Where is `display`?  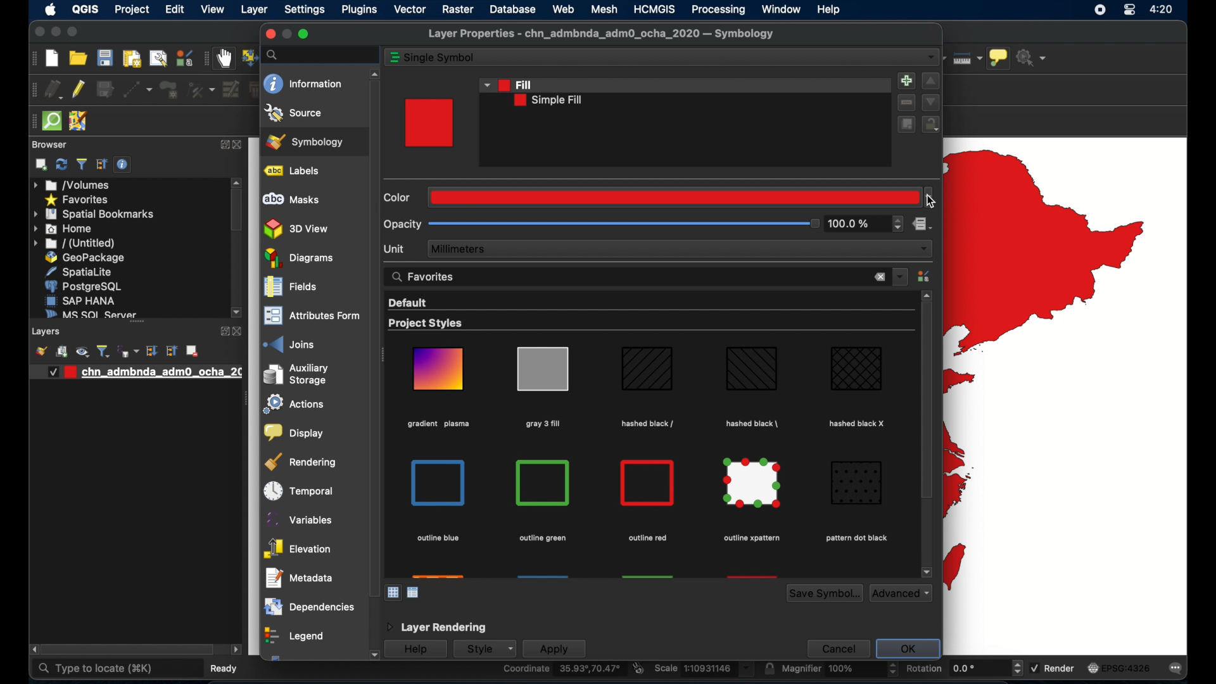
display is located at coordinates (293, 433).